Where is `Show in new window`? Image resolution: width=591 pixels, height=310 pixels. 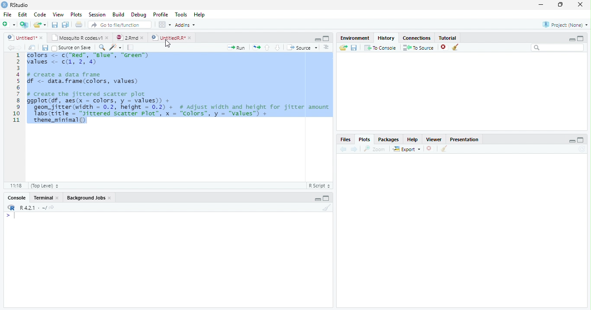
Show in new window is located at coordinates (32, 48).